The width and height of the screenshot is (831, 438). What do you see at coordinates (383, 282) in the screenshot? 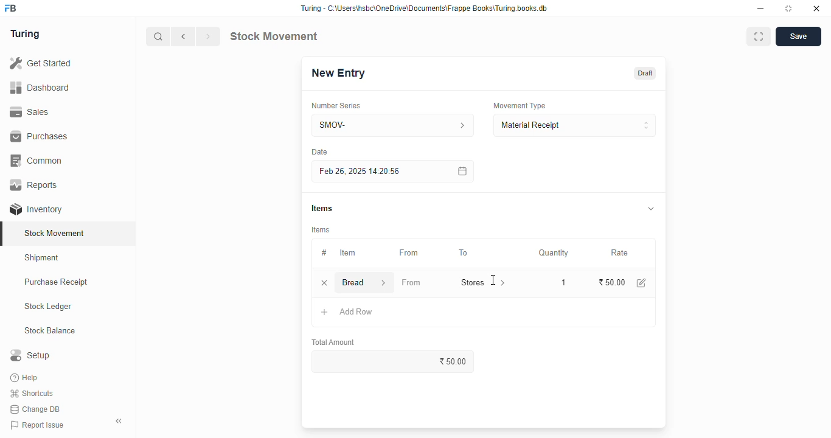
I see `item information` at bounding box center [383, 282].